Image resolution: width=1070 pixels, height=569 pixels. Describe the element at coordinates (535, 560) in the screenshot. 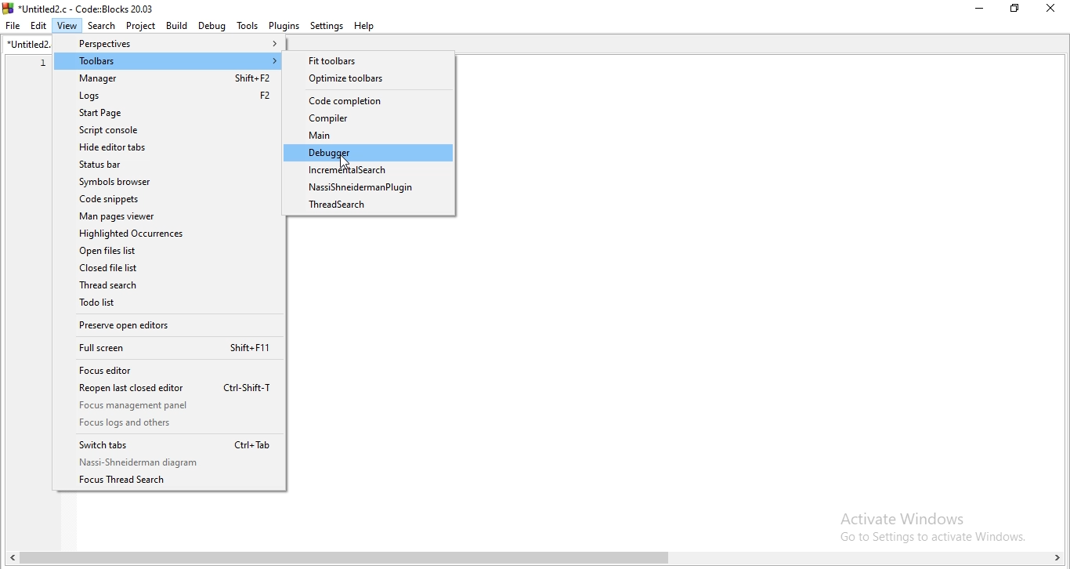

I see `scroll bar` at that location.